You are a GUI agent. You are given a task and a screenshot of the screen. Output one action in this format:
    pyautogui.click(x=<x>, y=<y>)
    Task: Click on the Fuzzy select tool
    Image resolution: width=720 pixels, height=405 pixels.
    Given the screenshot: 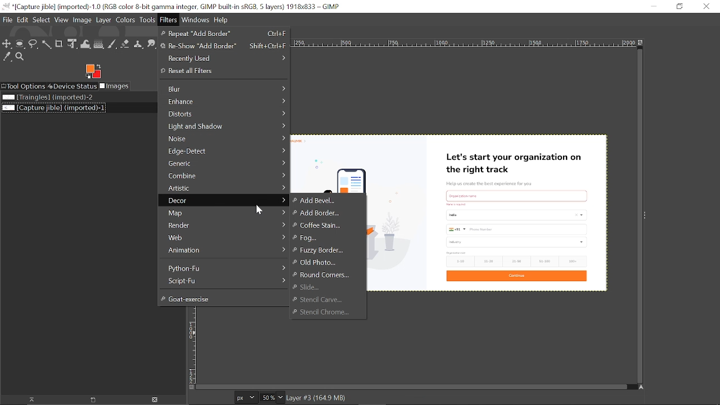 What is the action you would take?
    pyautogui.click(x=46, y=44)
    